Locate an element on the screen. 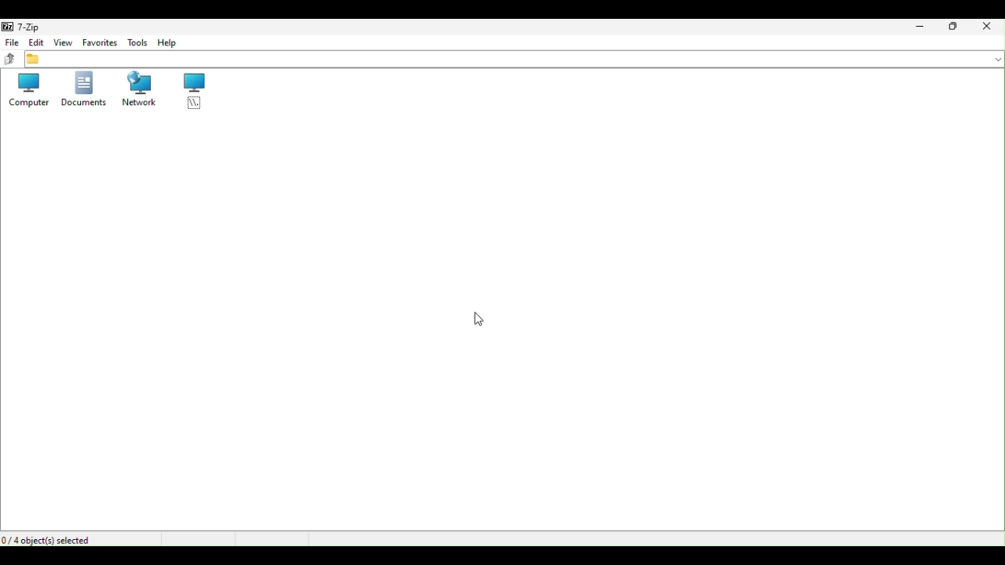 Image resolution: width=1005 pixels, height=565 pixels. restore is located at coordinates (954, 27).